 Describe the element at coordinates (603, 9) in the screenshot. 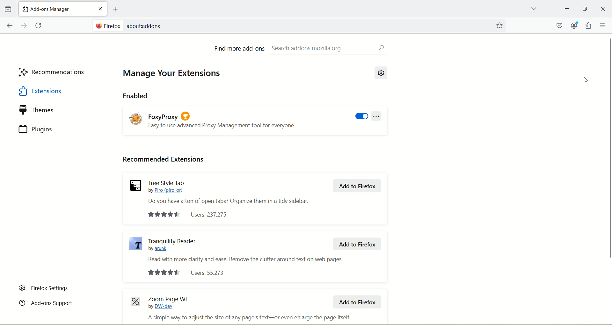

I see `Close` at that location.